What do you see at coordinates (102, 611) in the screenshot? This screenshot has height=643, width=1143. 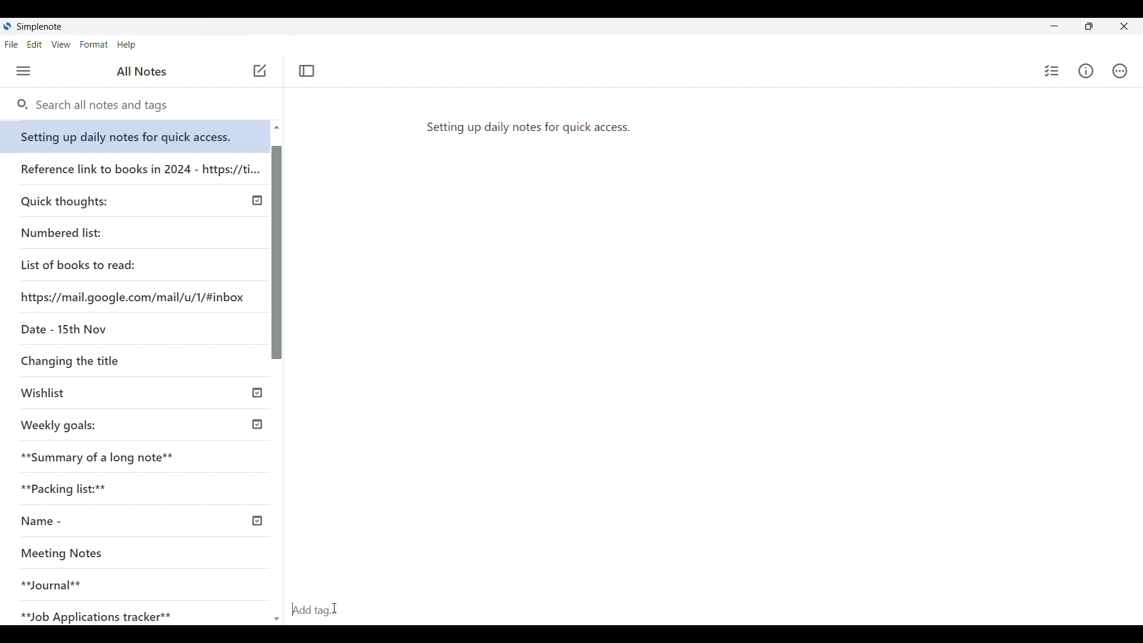 I see `Job Application tracker` at bounding box center [102, 611].